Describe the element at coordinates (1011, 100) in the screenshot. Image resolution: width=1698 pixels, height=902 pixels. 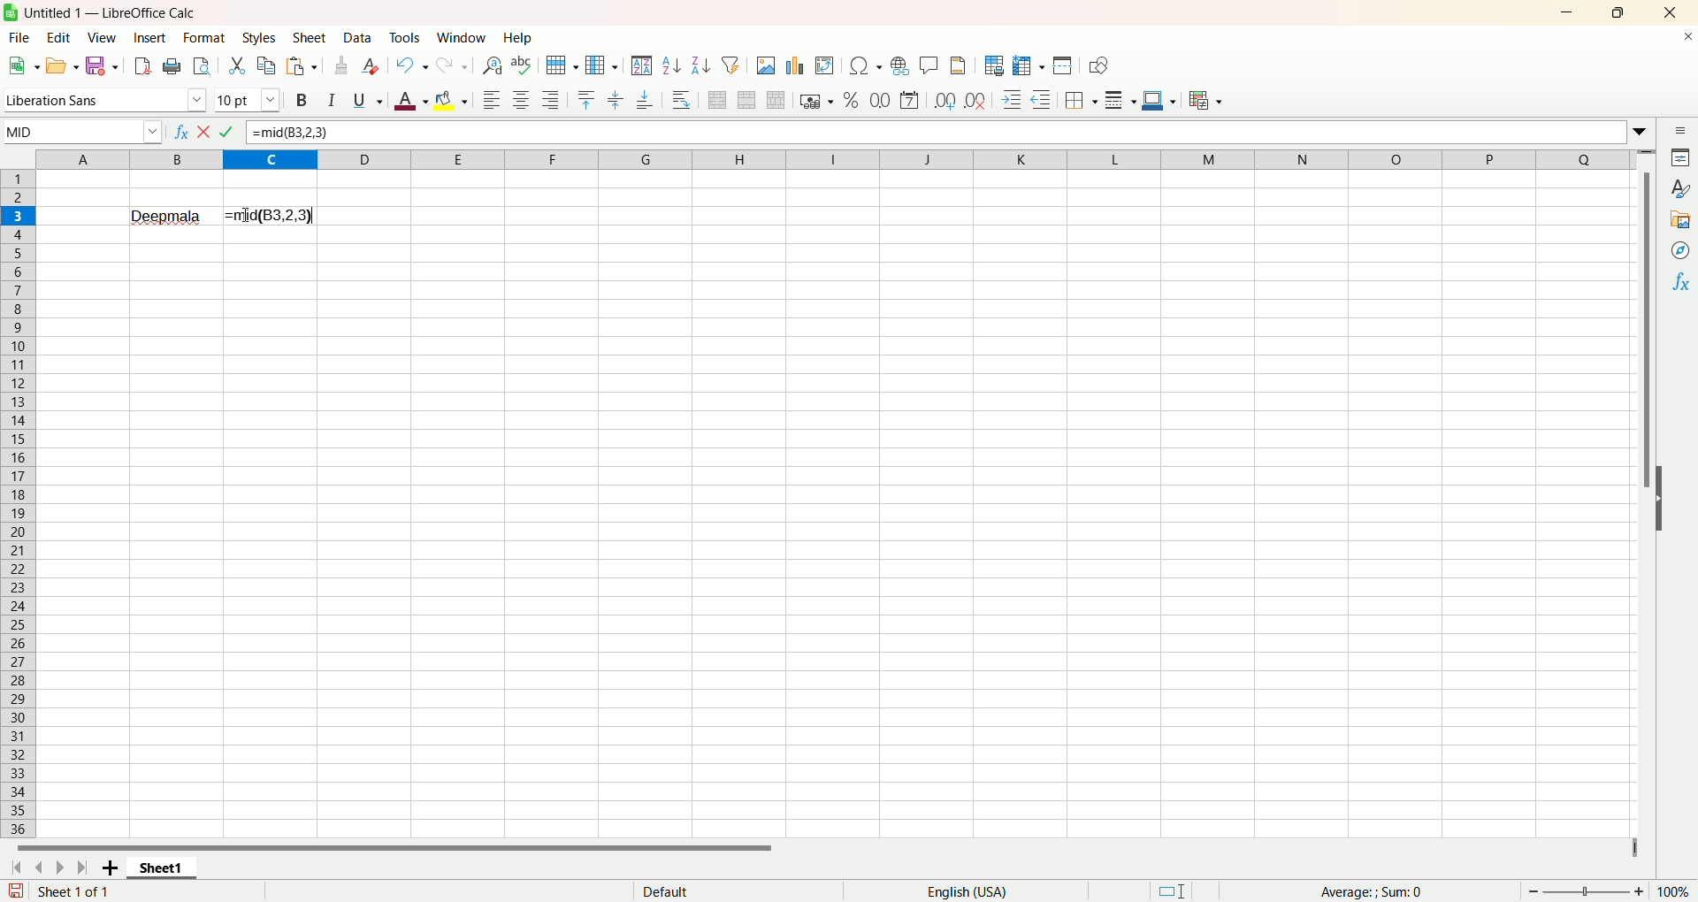
I see `Increase indent` at that location.